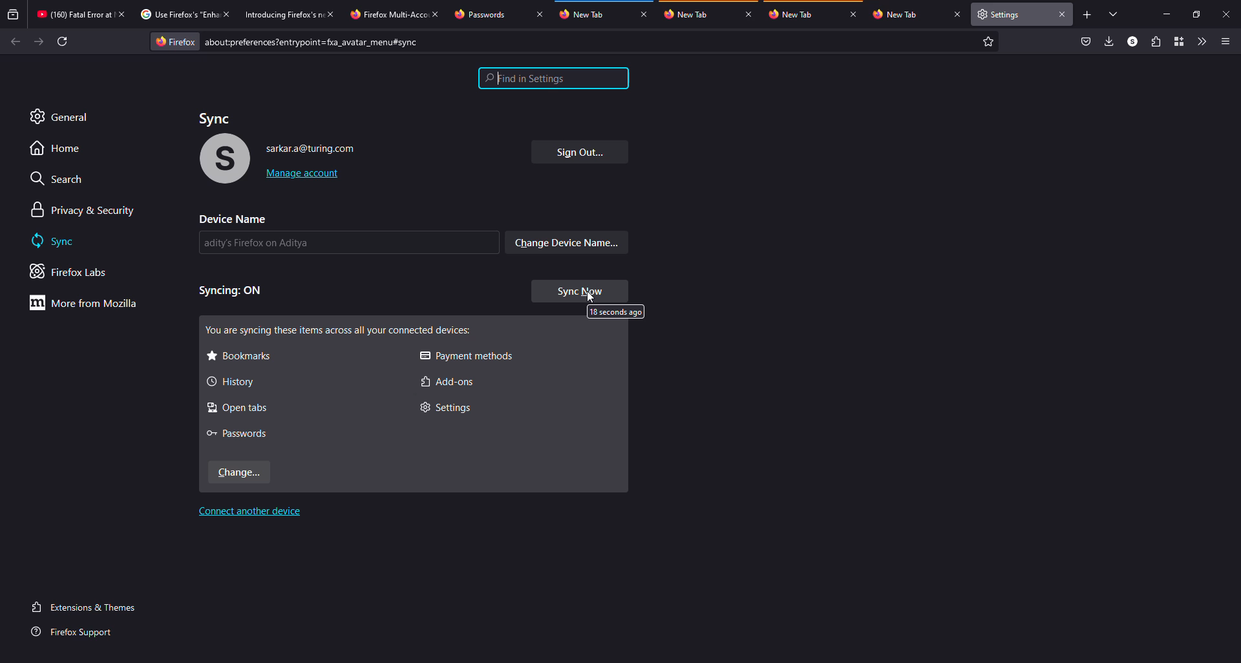  What do you see at coordinates (84, 607) in the screenshot?
I see `extensions & themes` at bounding box center [84, 607].